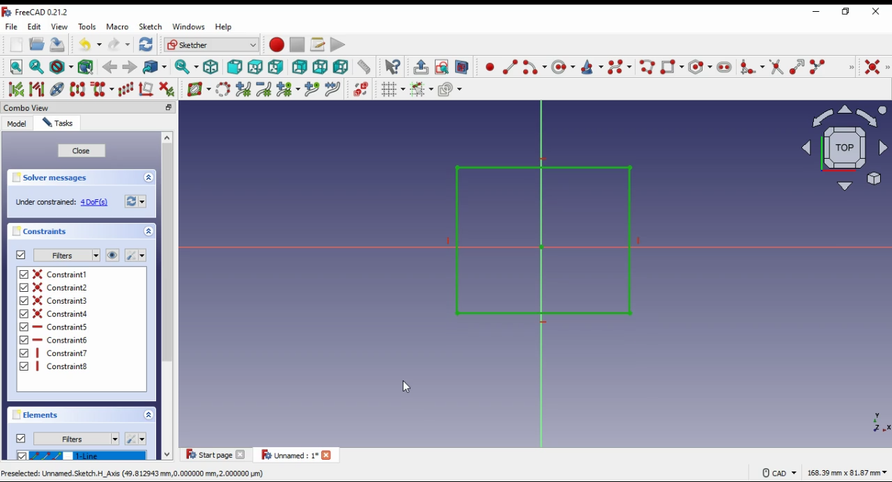 The height and width of the screenshot is (482, 892). What do you see at coordinates (135, 437) in the screenshot?
I see `settings` at bounding box center [135, 437].